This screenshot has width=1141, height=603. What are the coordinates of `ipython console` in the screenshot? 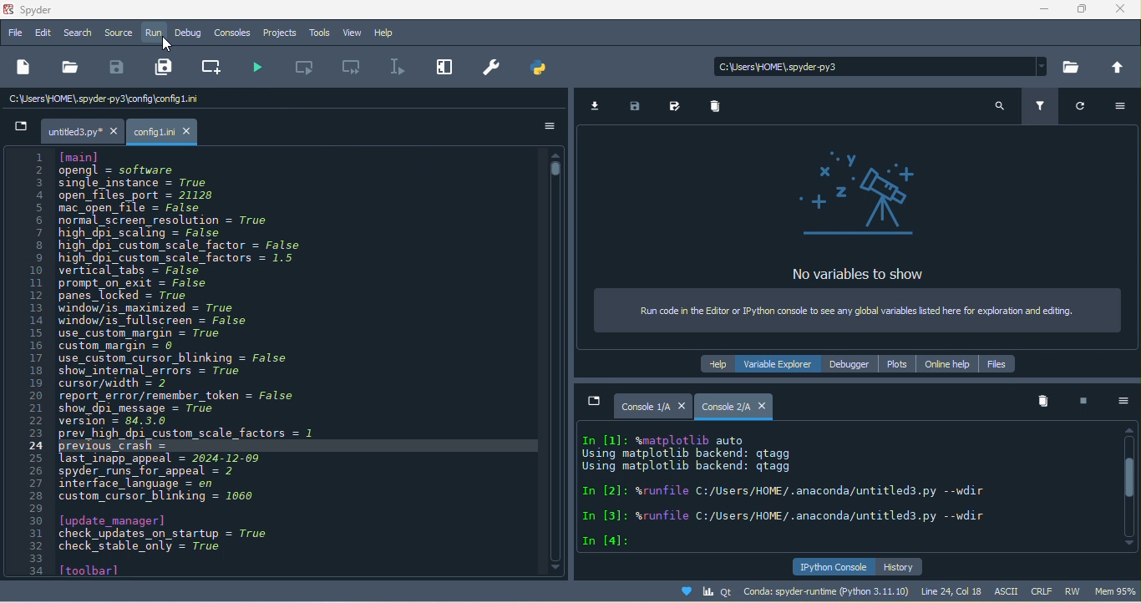 It's located at (834, 568).